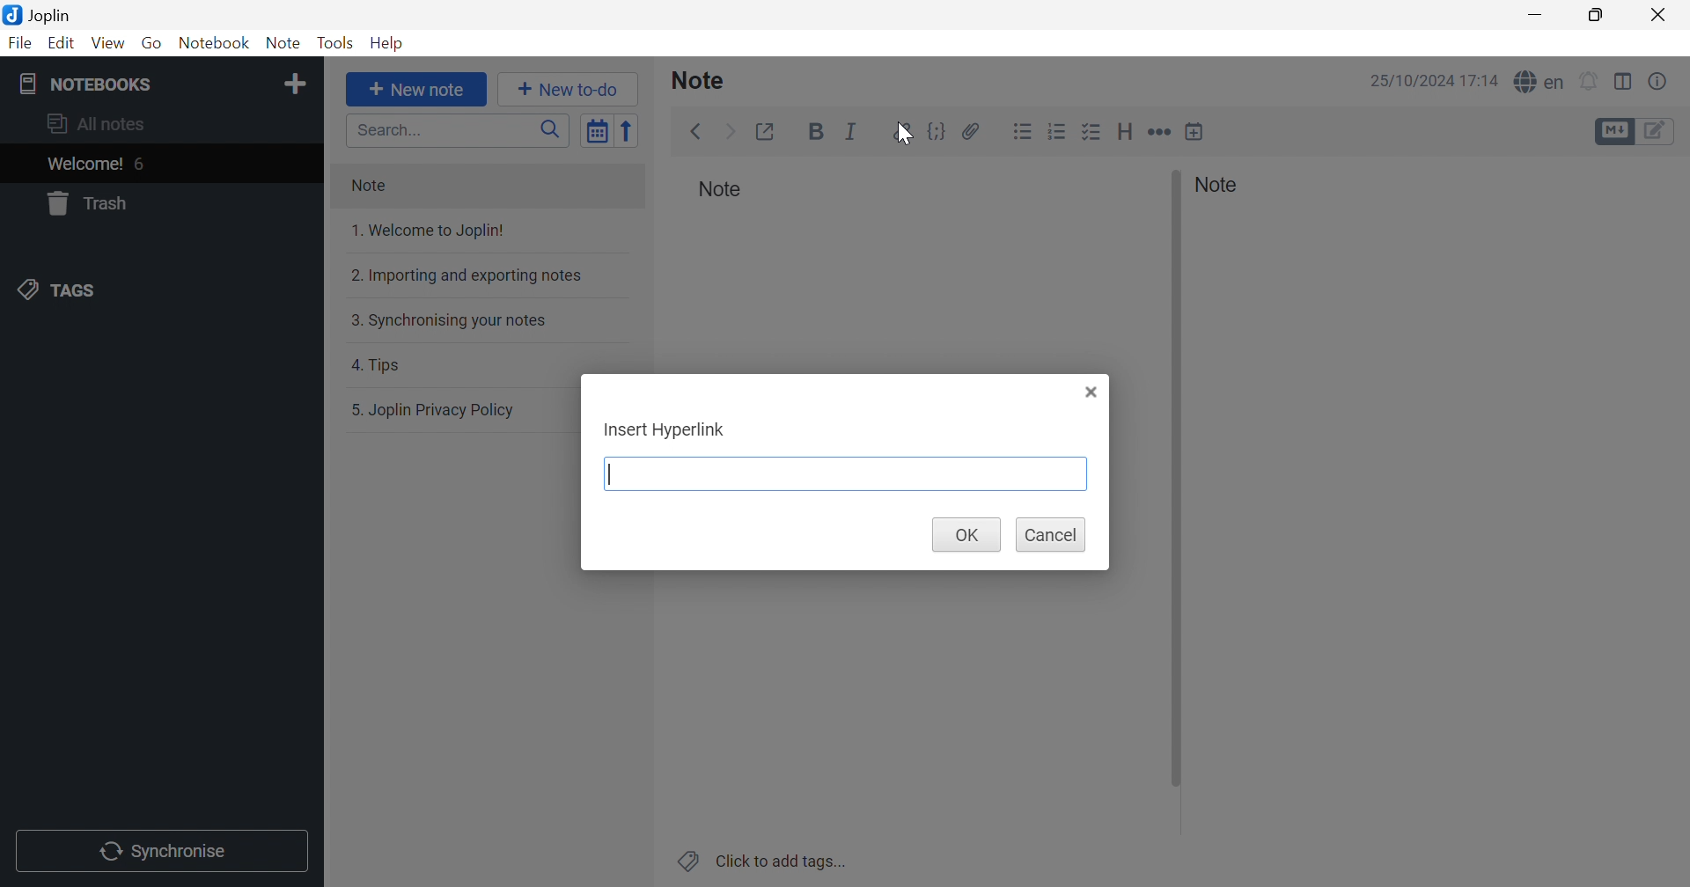 The width and height of the screenshot is (1690, 887). I want to click on Edit, so click(62, 44).